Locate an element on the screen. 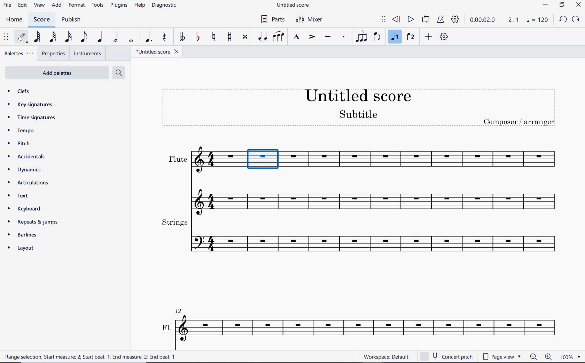  64TH NOTE is located at coordinates (38, 37).